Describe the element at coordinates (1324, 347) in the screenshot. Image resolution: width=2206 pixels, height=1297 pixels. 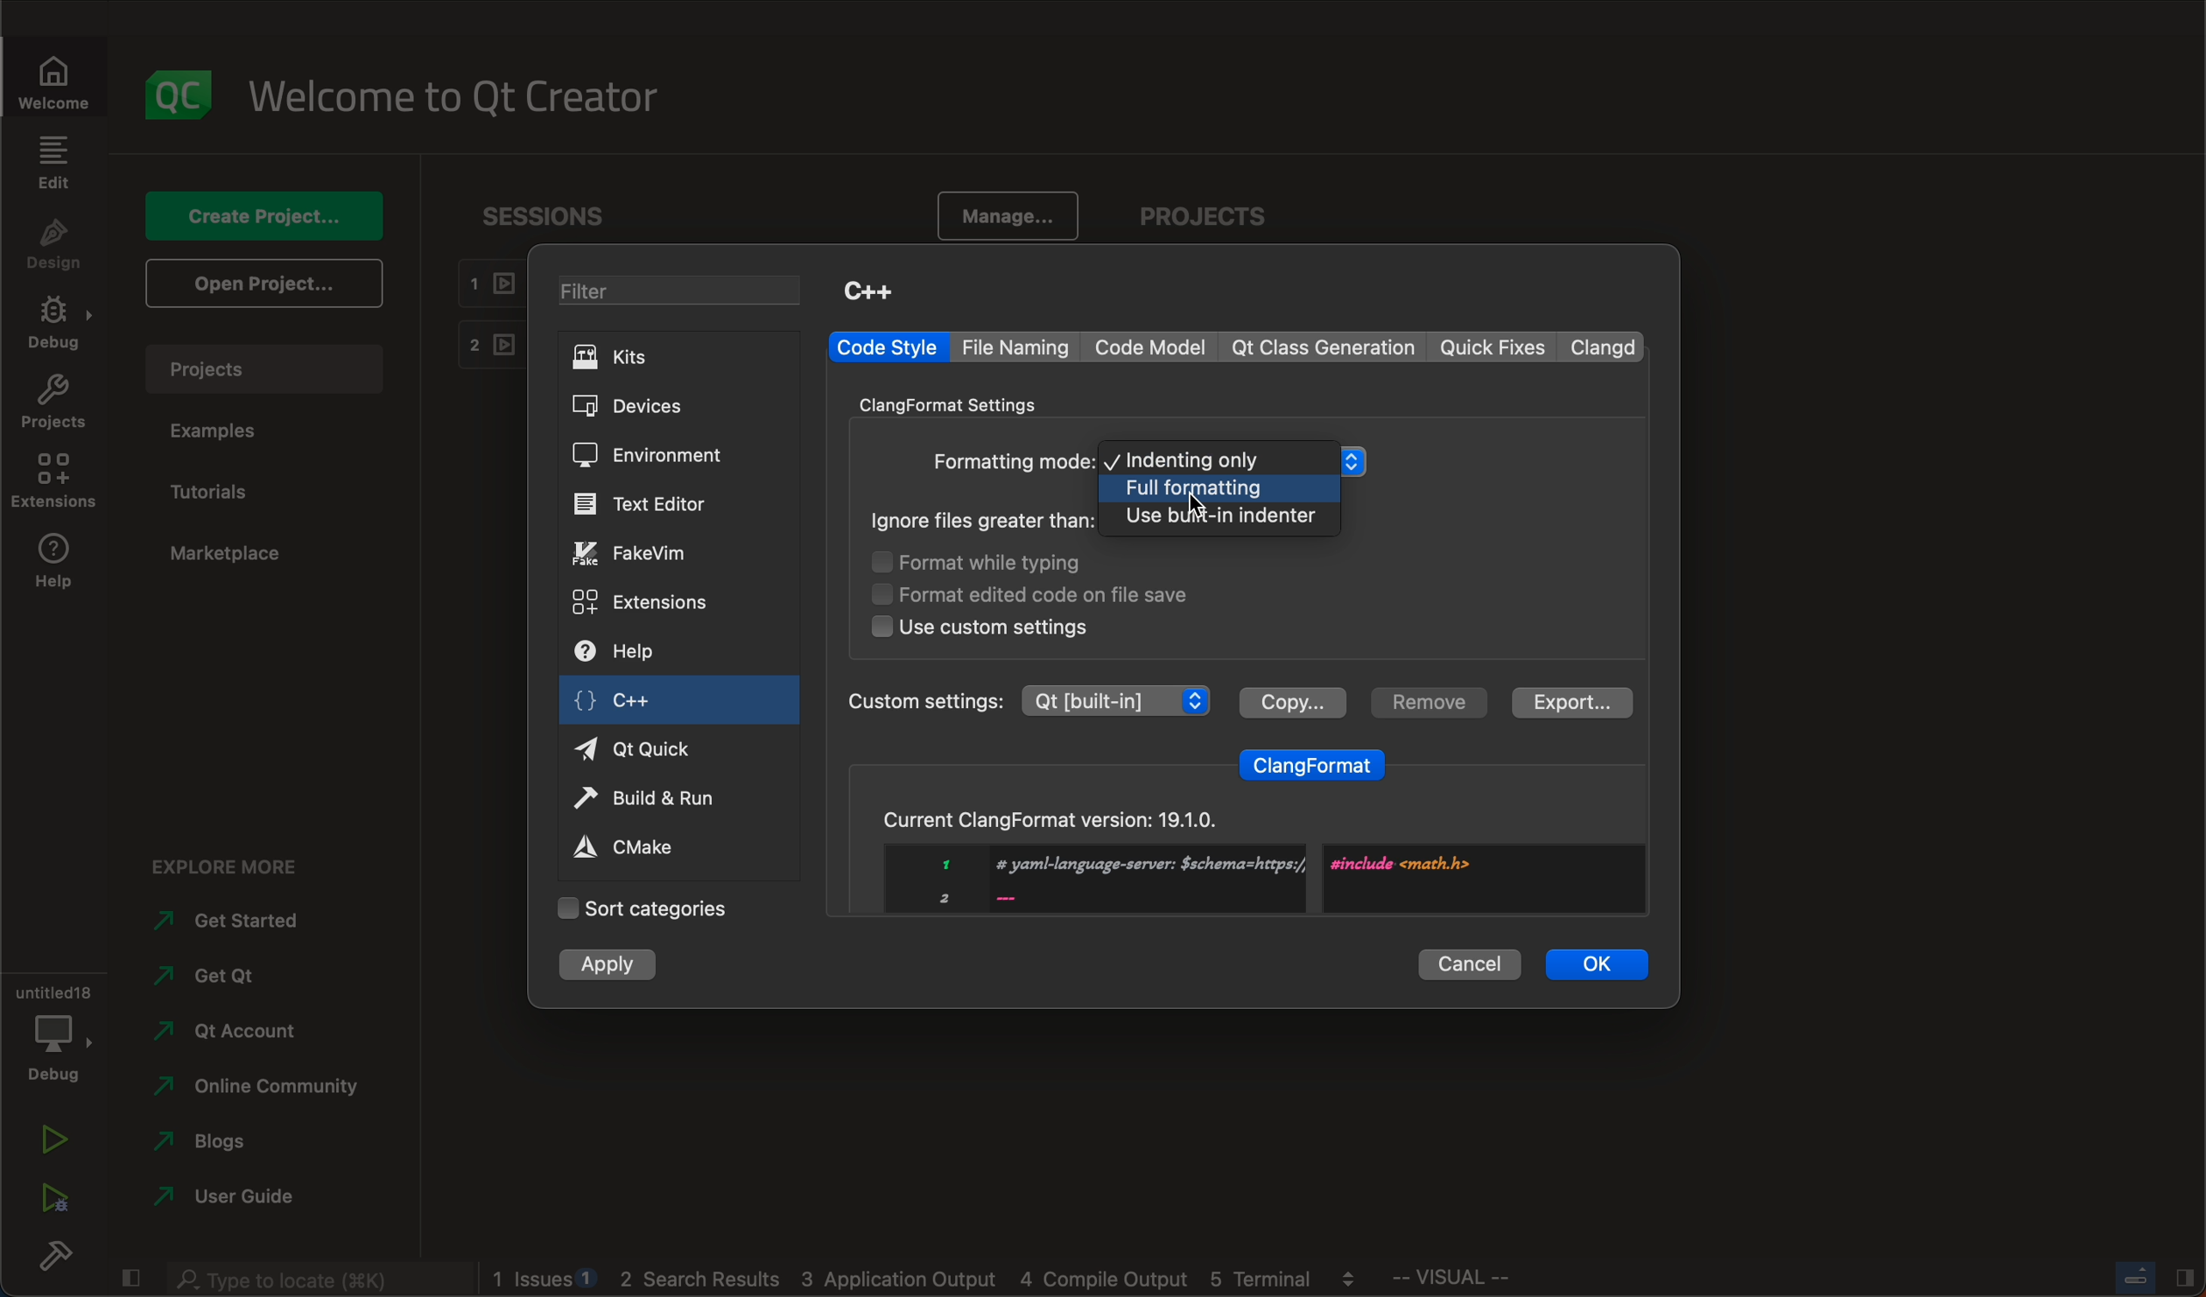
I see `qt class` at that location.